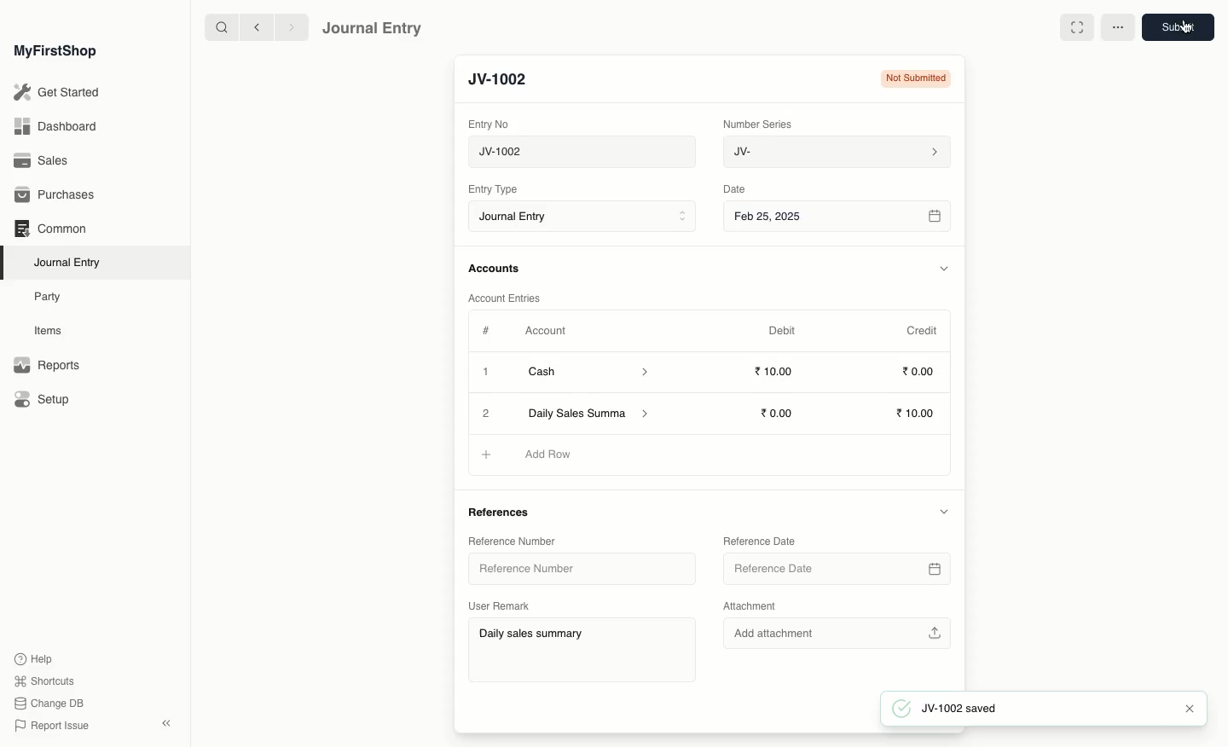 Image resolution: width=1228 pixels, height=747 pixels. What do you see at coordinates (495, 269) in the screenshot?
I see `Accounts` at bounding box center [495, 269].